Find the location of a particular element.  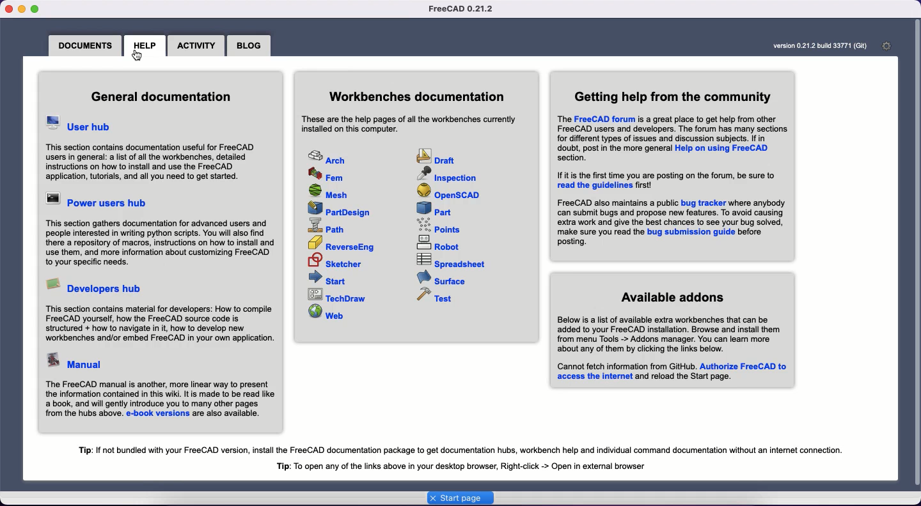

Developers hub is located at coordinates (155, 310).